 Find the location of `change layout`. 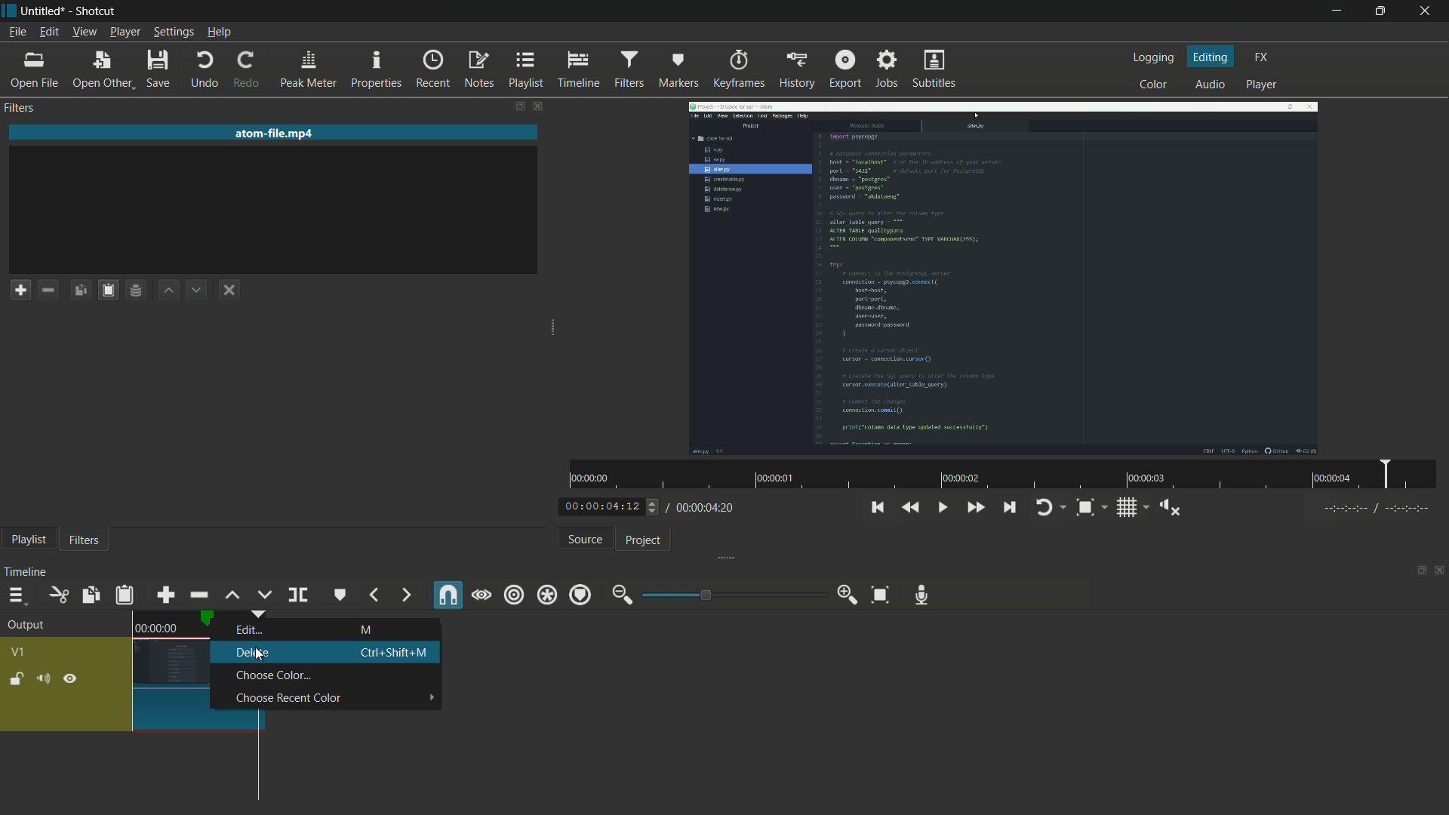

change layout is located at coordinates (1417, 571).